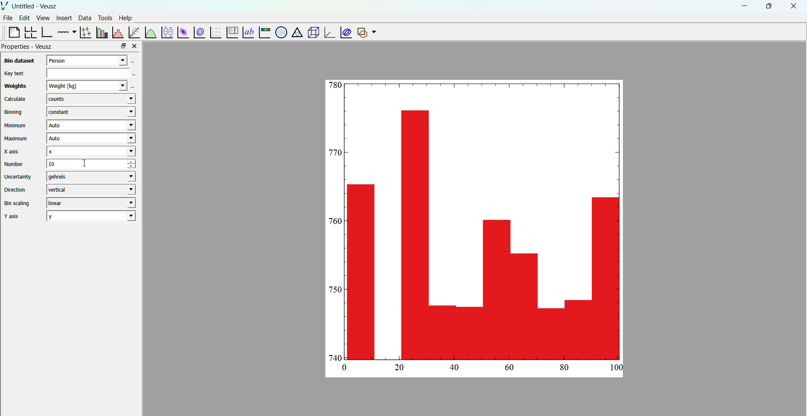  What do you see at coordinates (91, 85) in the screenshot?
I see `"Weights (kg)" data selected` at bounding box center [91, 85].